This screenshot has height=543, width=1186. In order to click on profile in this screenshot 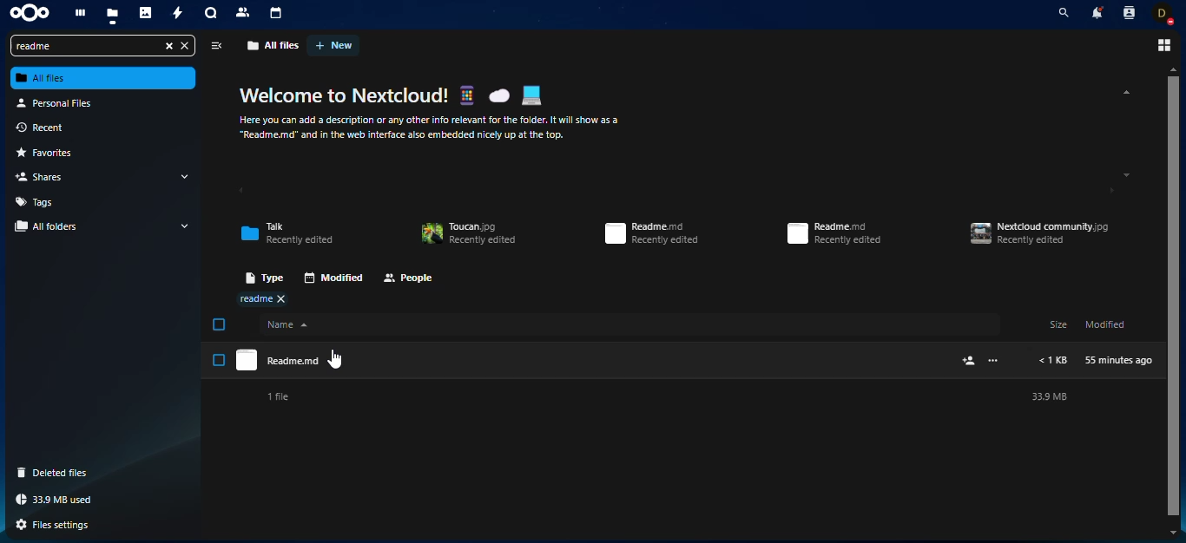, I will do `click(1164, 13)`.